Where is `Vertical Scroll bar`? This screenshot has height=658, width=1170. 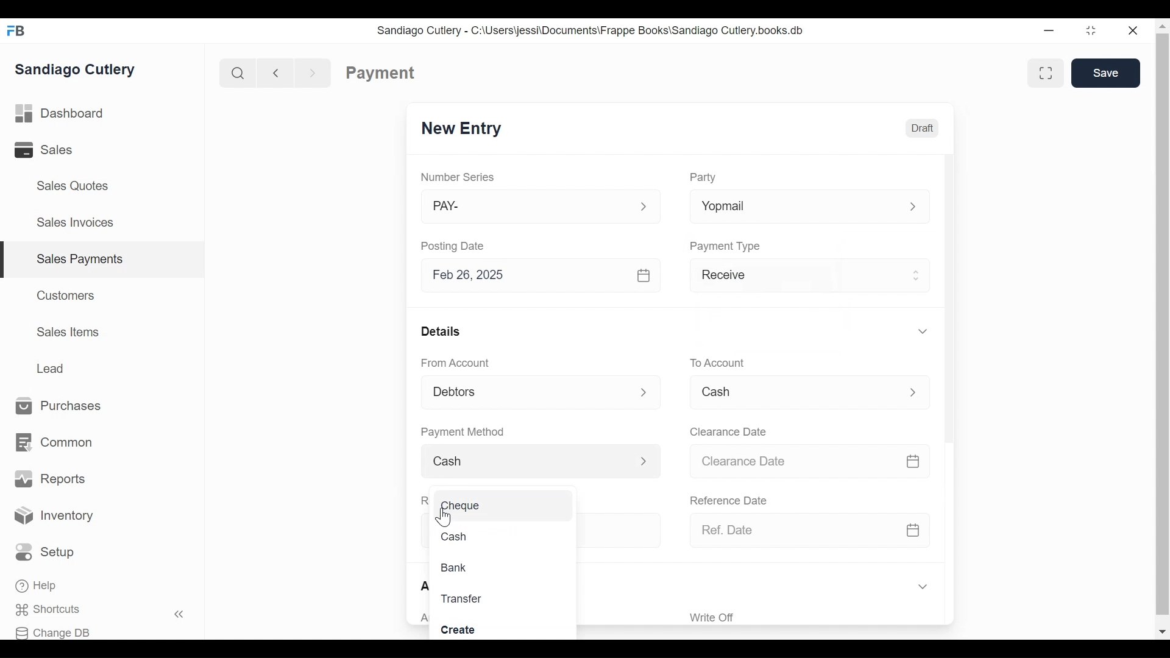 Vertical Scroll bar is located at coordinates (1163, 326).